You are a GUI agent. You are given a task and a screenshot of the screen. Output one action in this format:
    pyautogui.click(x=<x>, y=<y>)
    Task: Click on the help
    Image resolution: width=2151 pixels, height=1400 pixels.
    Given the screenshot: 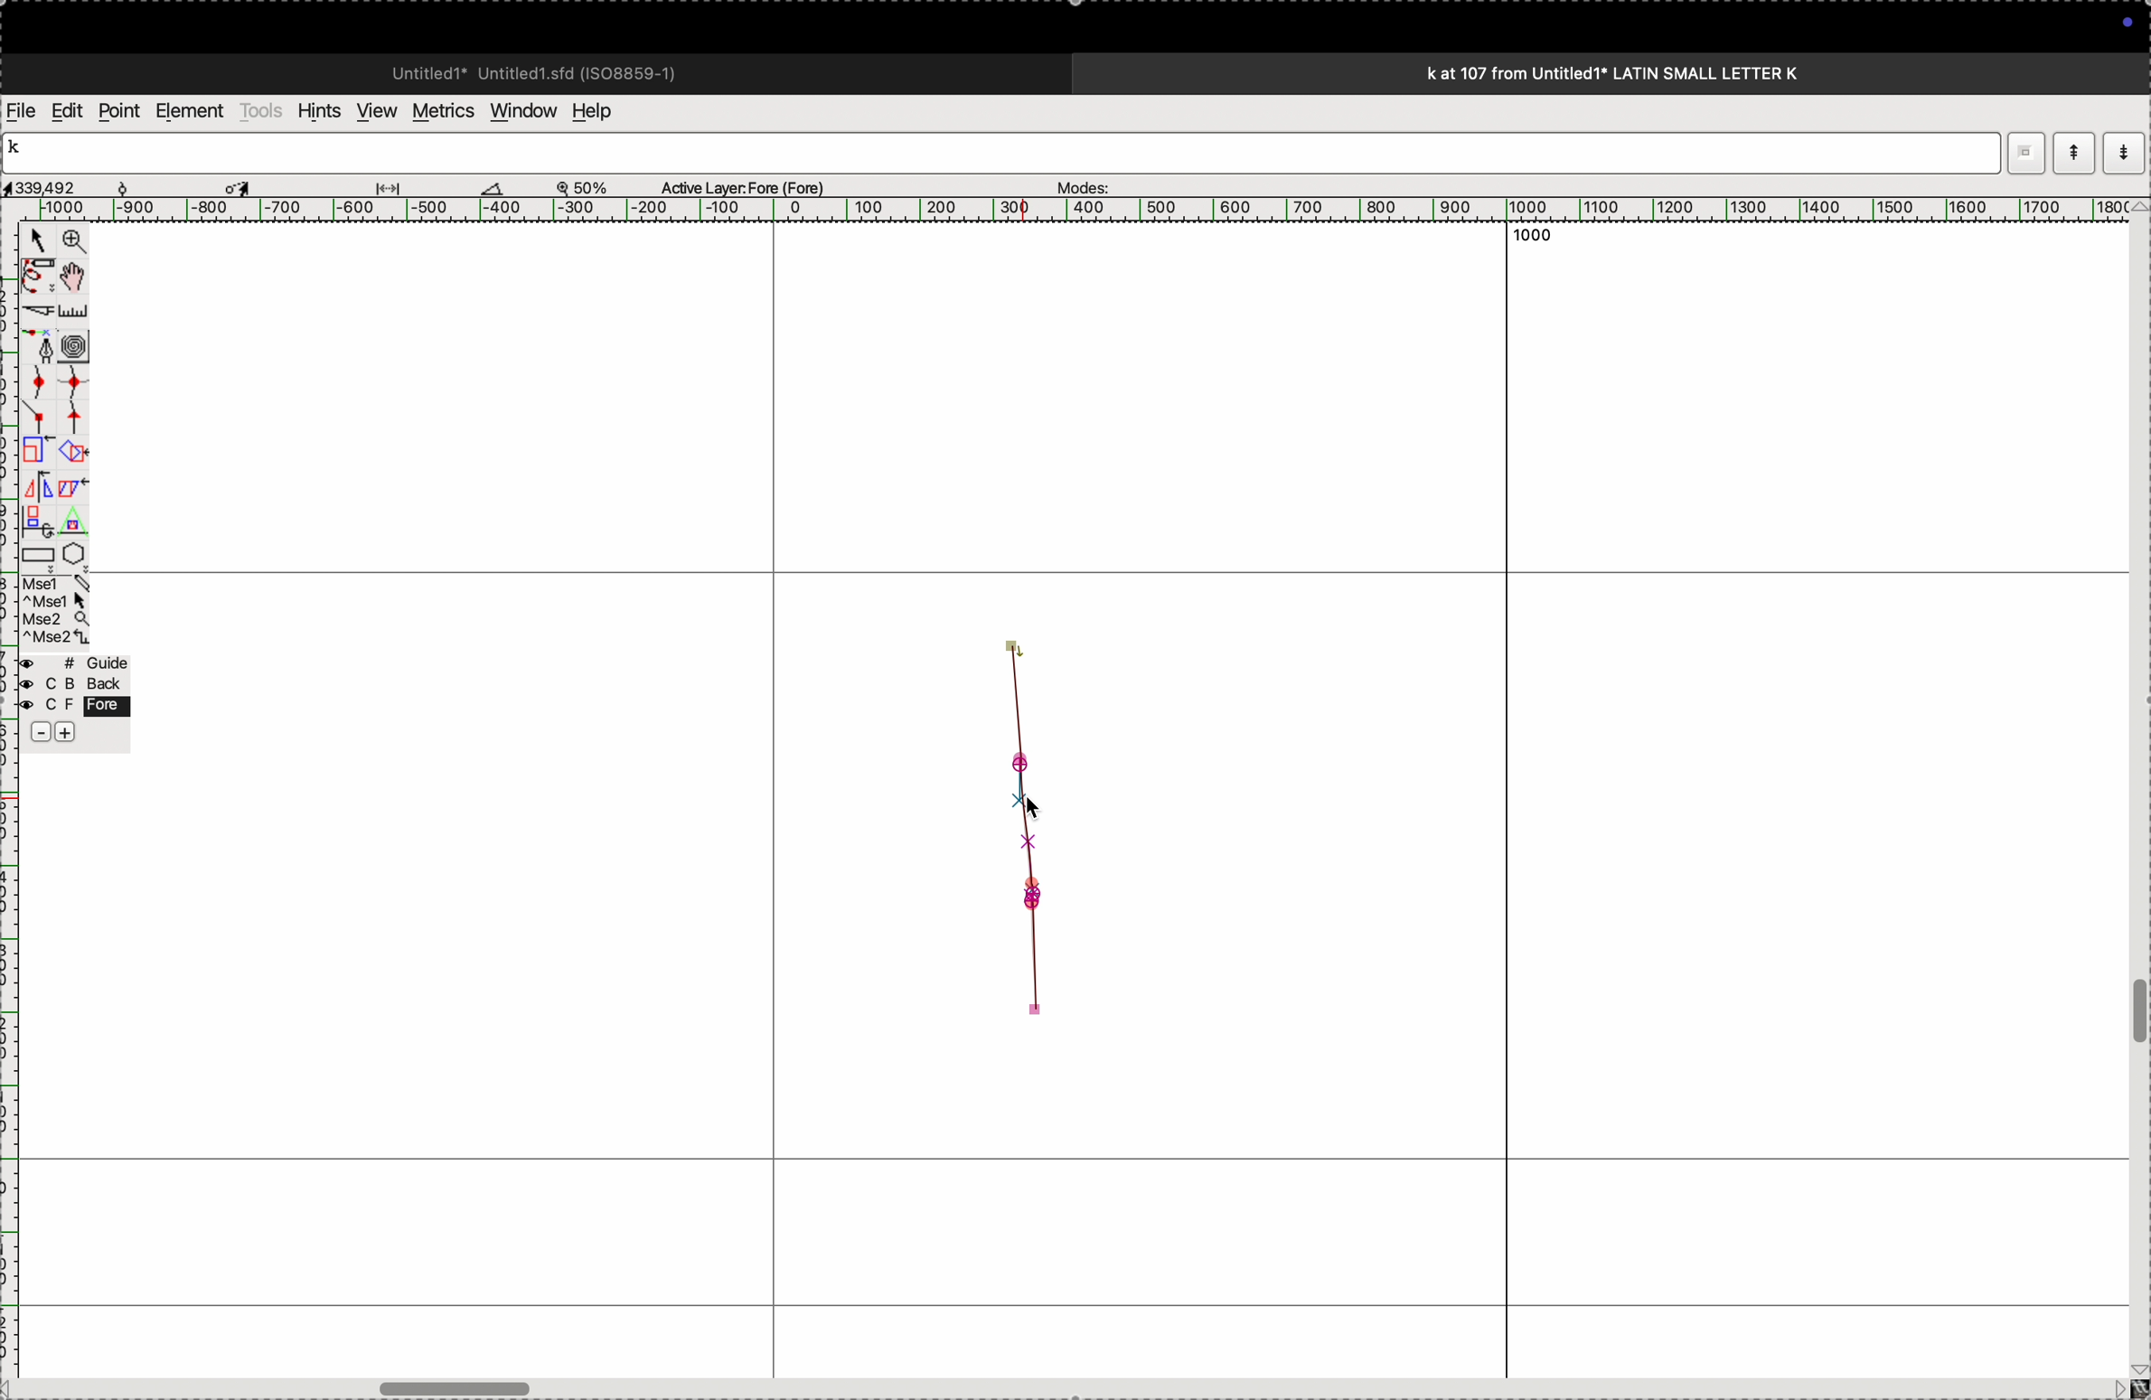 What is the action you would take?
    pyautogui.click(x=604, y=111)
    